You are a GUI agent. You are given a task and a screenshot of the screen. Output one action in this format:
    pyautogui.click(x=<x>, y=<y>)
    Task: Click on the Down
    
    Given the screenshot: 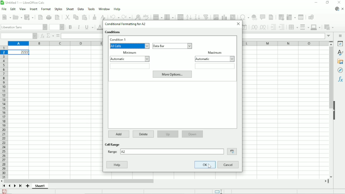 What is the action you would take?
    pyautogui.click(x=193, y=134)
    